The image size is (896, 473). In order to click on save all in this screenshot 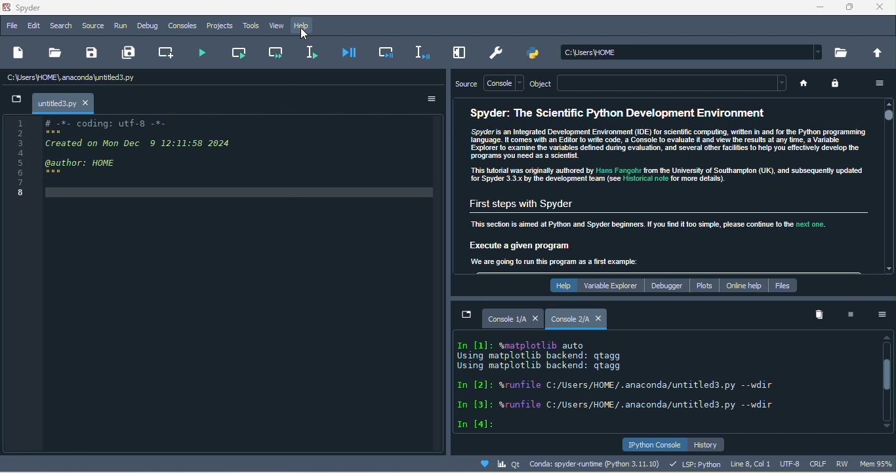, I will do `click(132, 53)`.